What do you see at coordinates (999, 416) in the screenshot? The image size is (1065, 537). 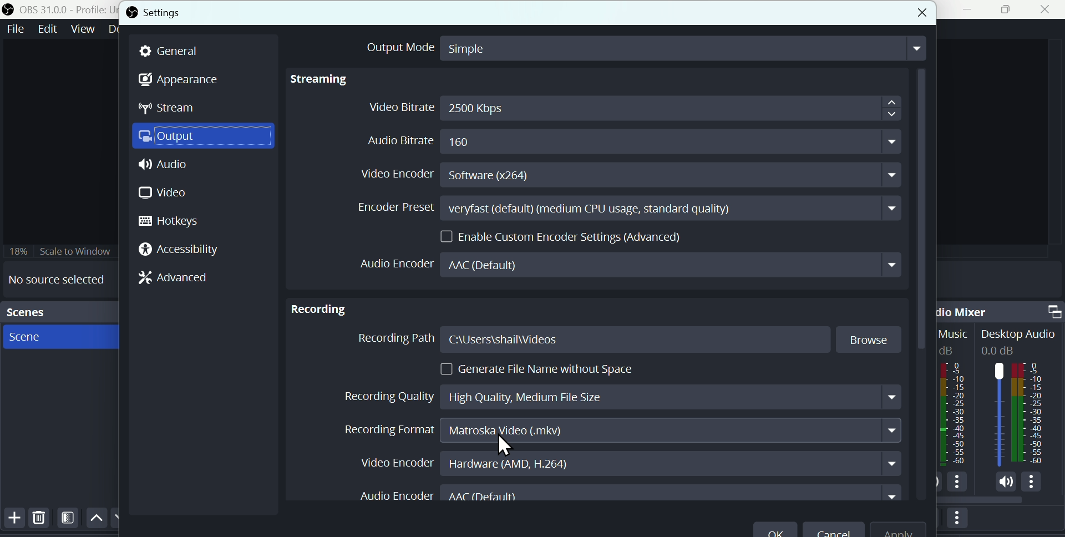 I see `Audiobar` at bounding box center [999, 416].